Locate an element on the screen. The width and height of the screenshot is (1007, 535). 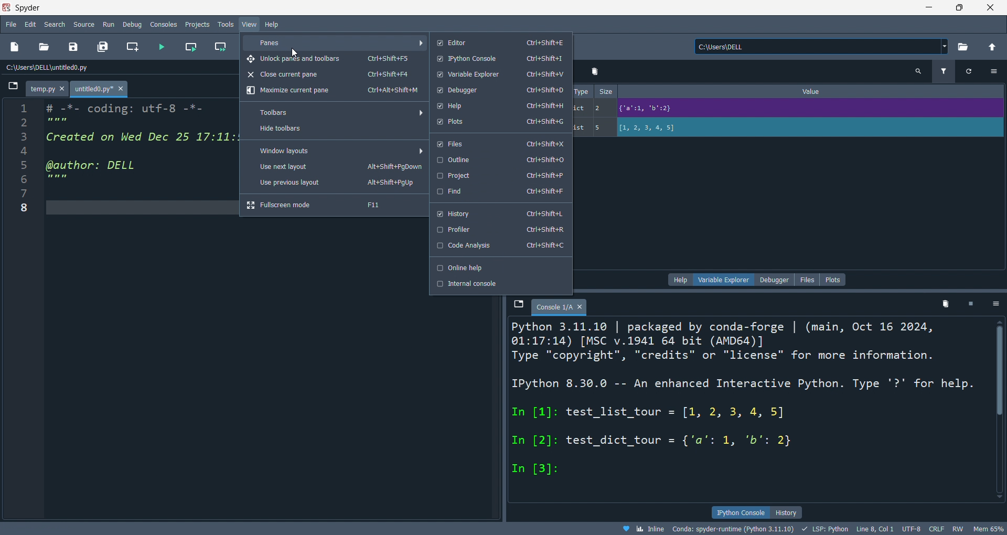
options is located at coordinates (994, 73).